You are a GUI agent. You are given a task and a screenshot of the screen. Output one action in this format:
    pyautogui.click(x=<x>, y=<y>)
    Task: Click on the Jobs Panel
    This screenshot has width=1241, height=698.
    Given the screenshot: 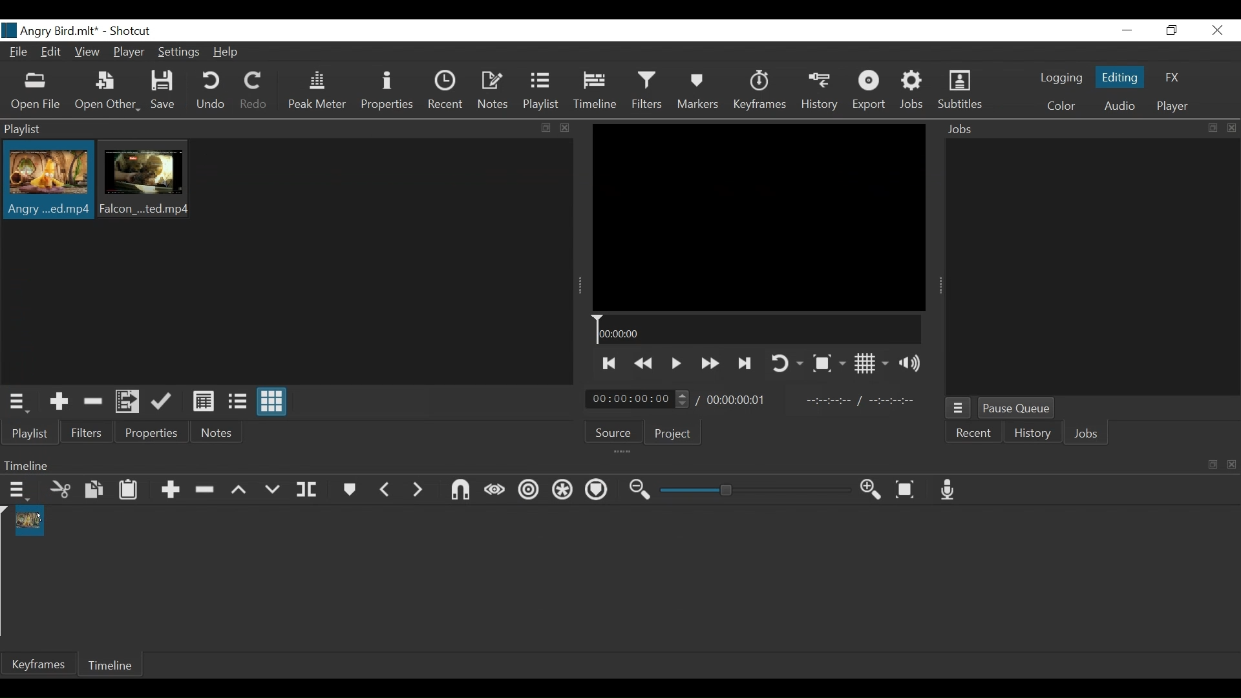 What is the action you would take?
    pyautogui.click(x=1087, y=130)
    